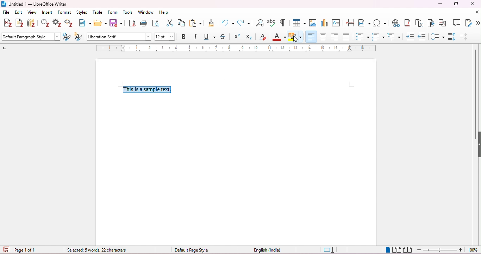 The height and width of the screenshot is (254, 481). Describe the element at coordinates (146, 13) in the screenshot. I see `window` at that location.